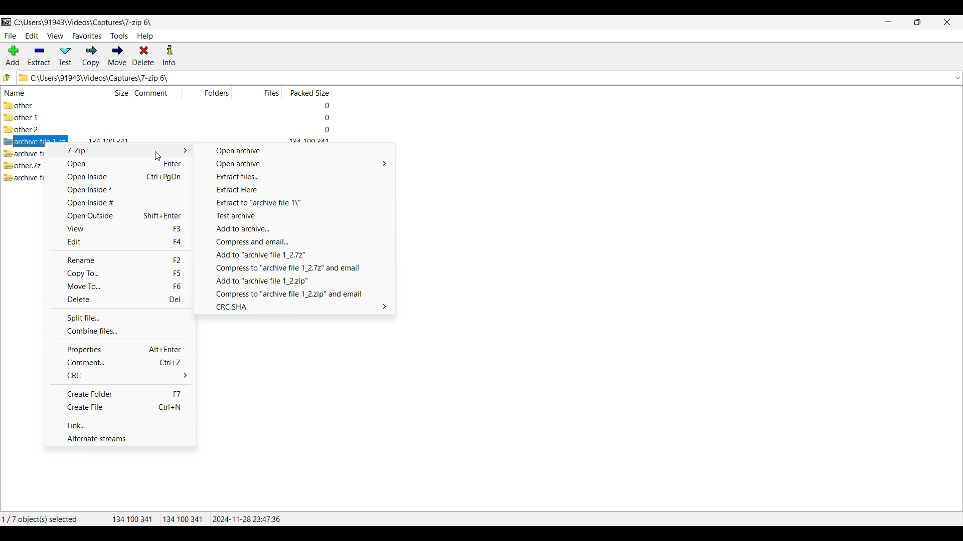  I want to click on Copy to, so click(119, 274).